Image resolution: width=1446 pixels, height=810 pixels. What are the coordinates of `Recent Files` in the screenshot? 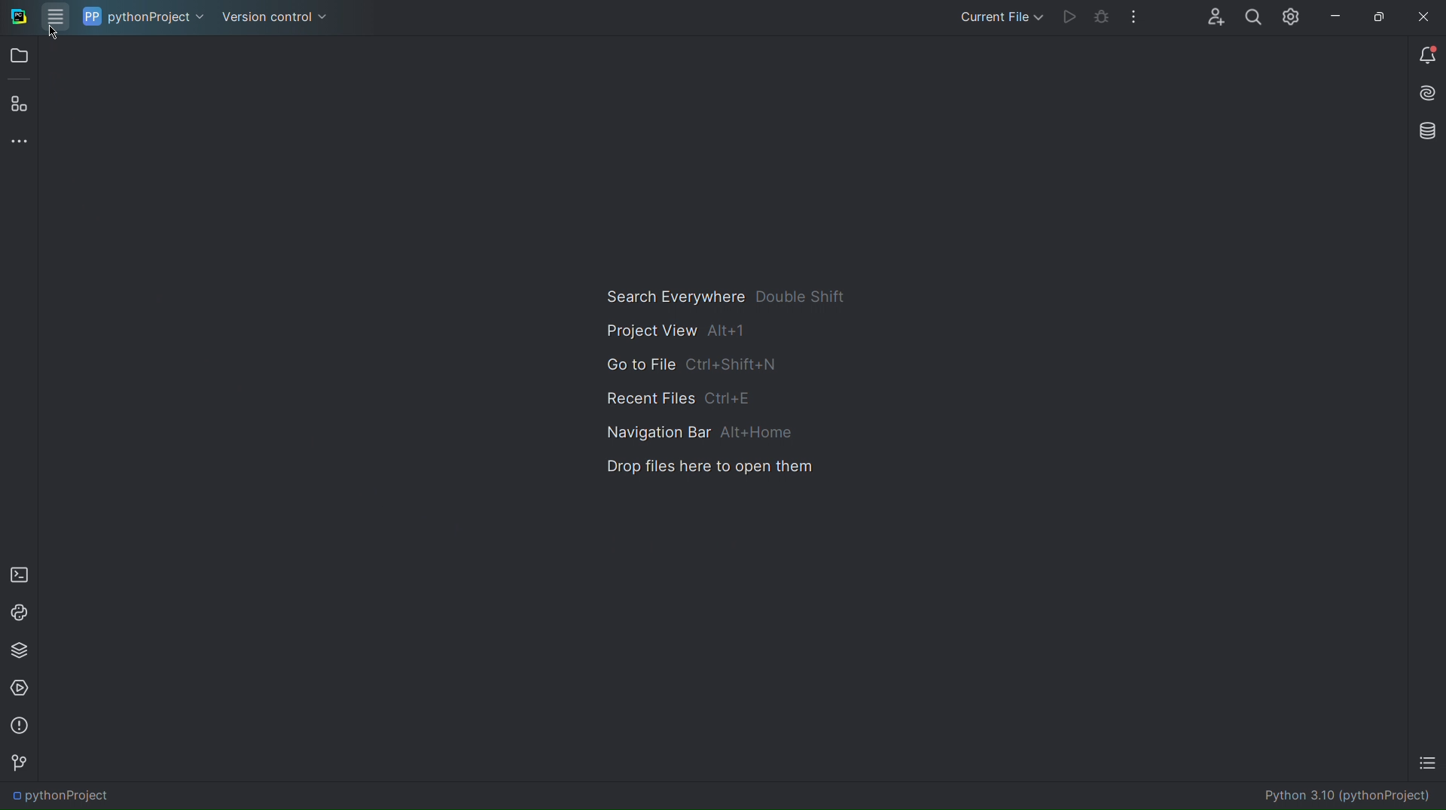 It's located at (677, 399).